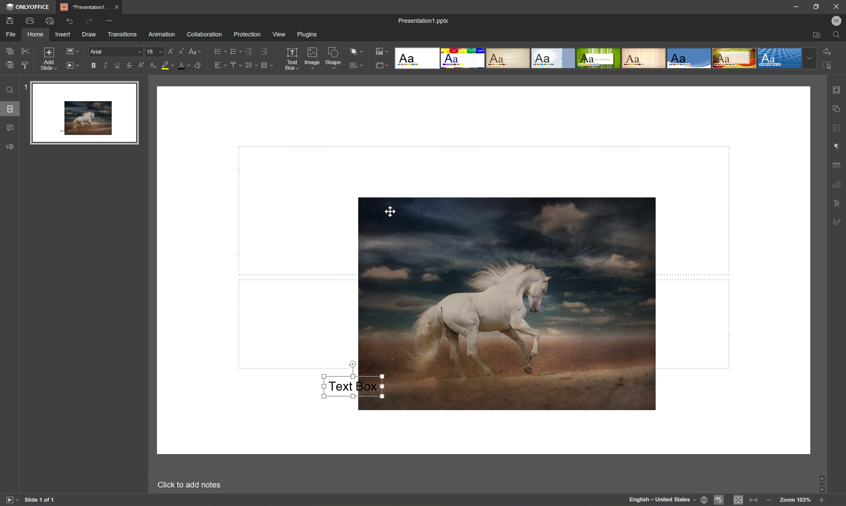 This screenshot has width=846, height=506. Describe the element at coordinates (199, 66) in the screenshot. I see `Clear style` at that location.